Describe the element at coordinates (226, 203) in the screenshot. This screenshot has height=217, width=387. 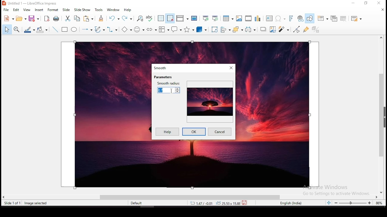
I see `0.00x0.00` at that location.